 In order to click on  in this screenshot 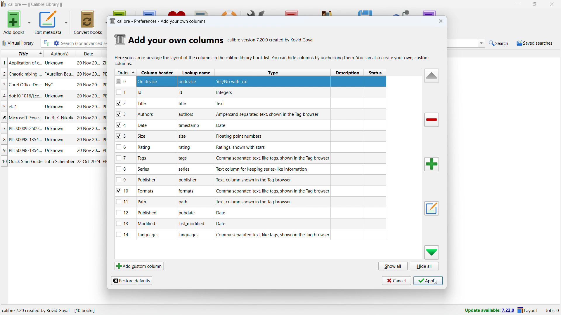, I will do `click(48, 22)`.